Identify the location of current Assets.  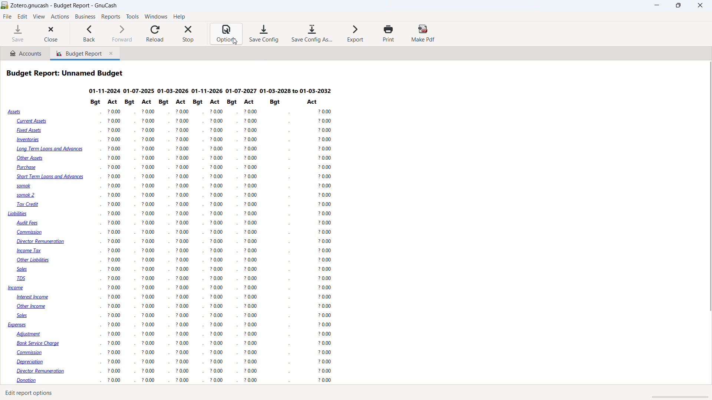
(31, 121).